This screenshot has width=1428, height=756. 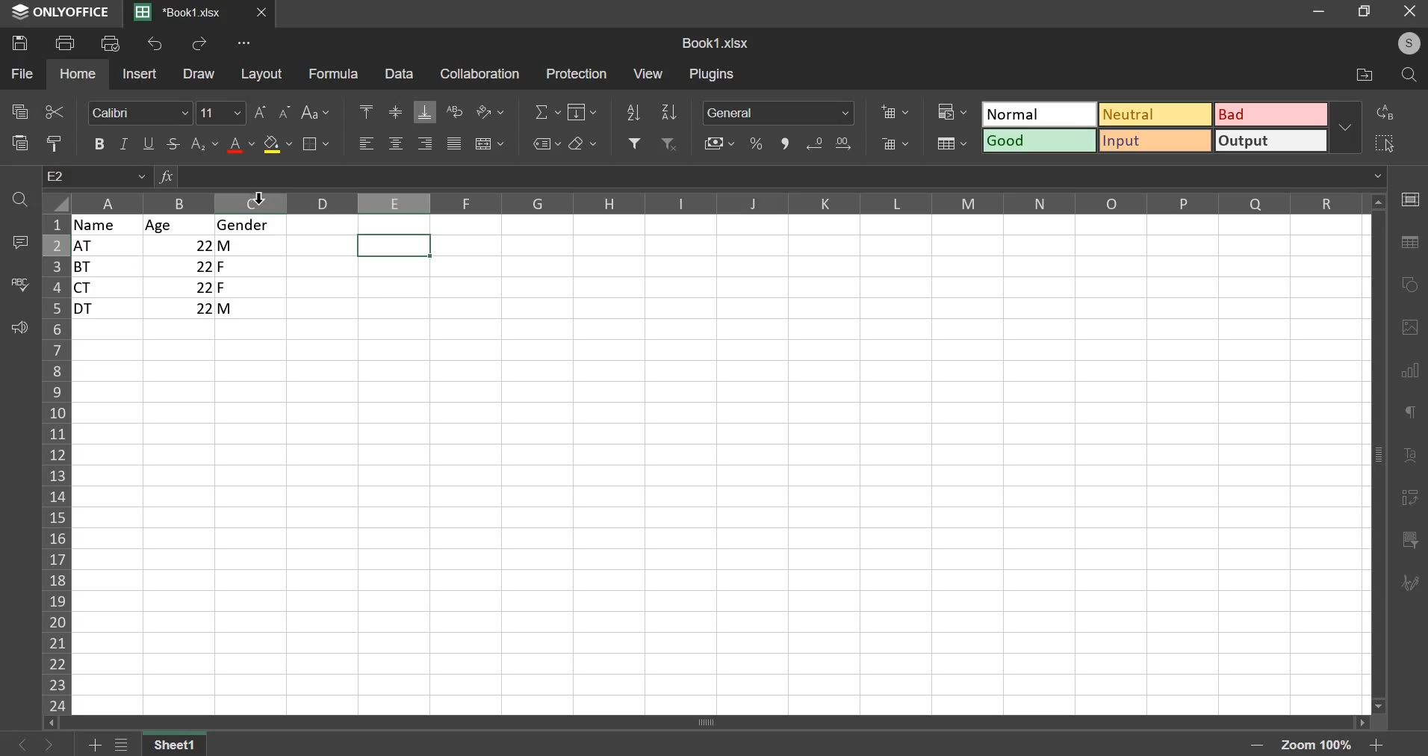 What do you see at coordinates (240, 46) in the screenshot?
I see `more` at bounding box center [240, 46].